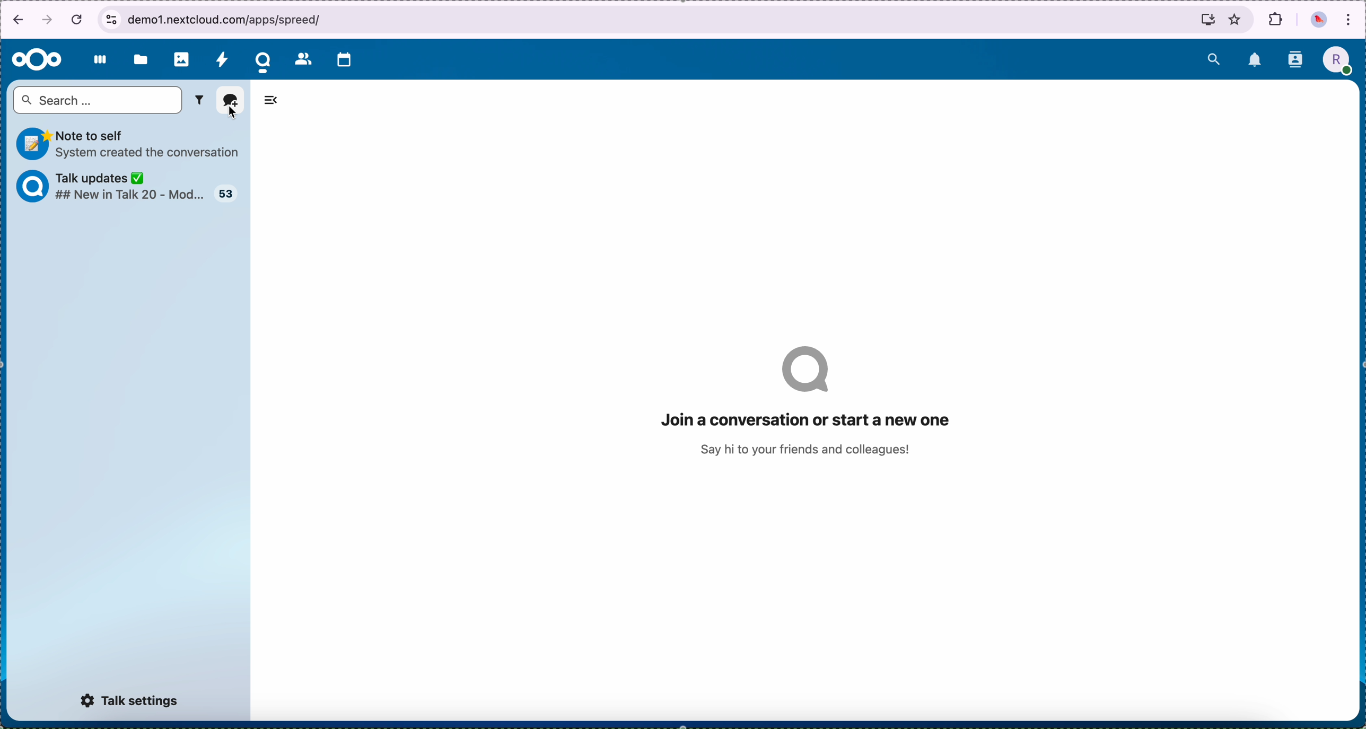 This screenshot has width=1366, height=729. Describe the element at coordinates (223, 193) in the screenshot. I see `talk updates` at that location.